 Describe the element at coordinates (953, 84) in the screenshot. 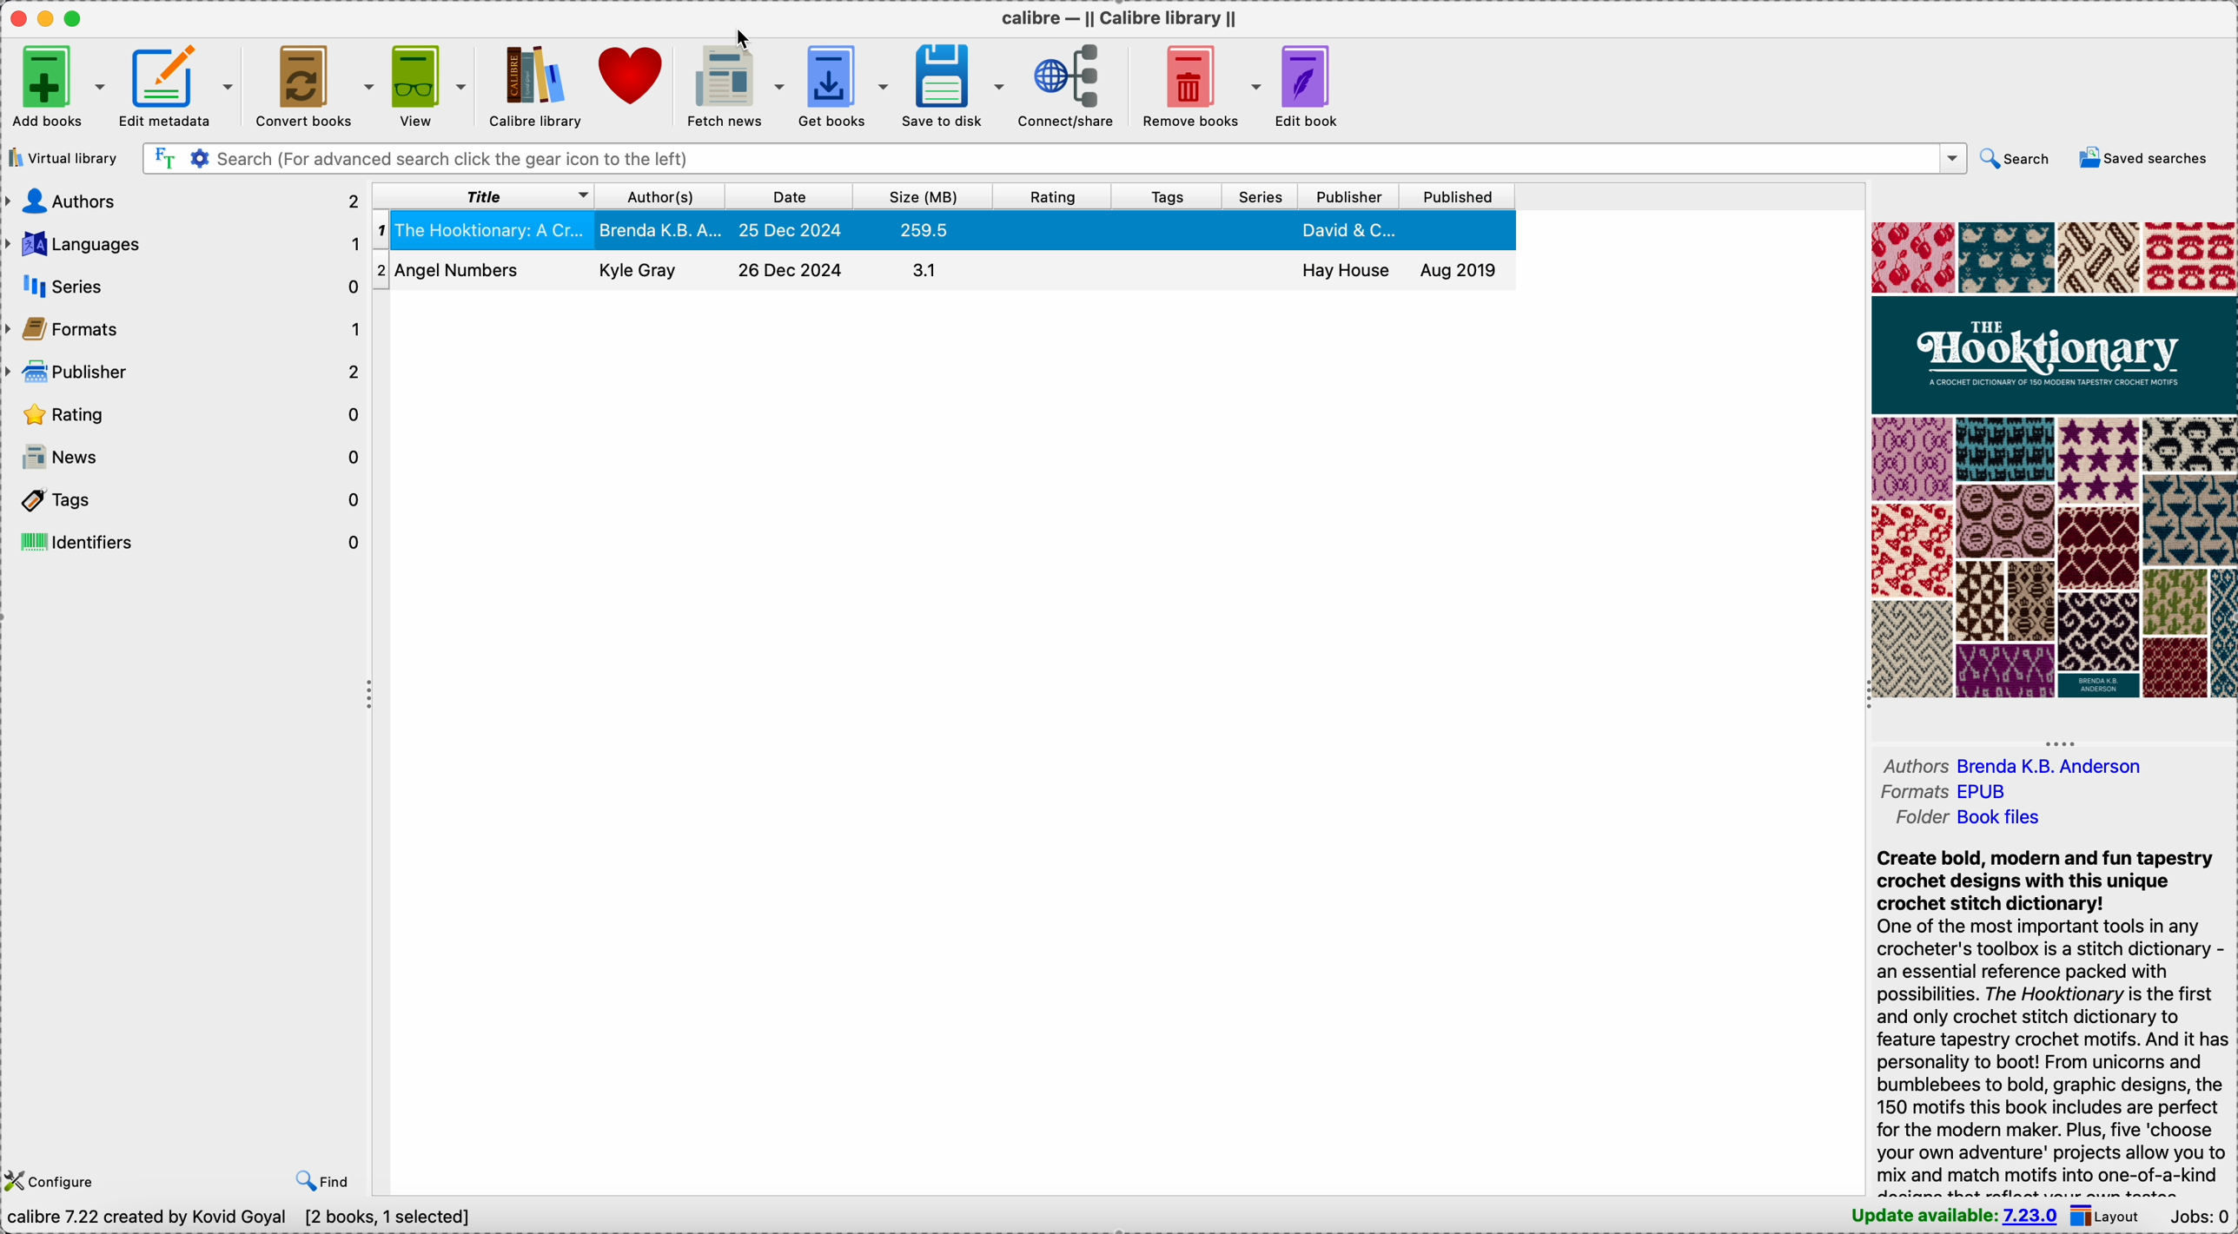

I see `save to disk` at that location.